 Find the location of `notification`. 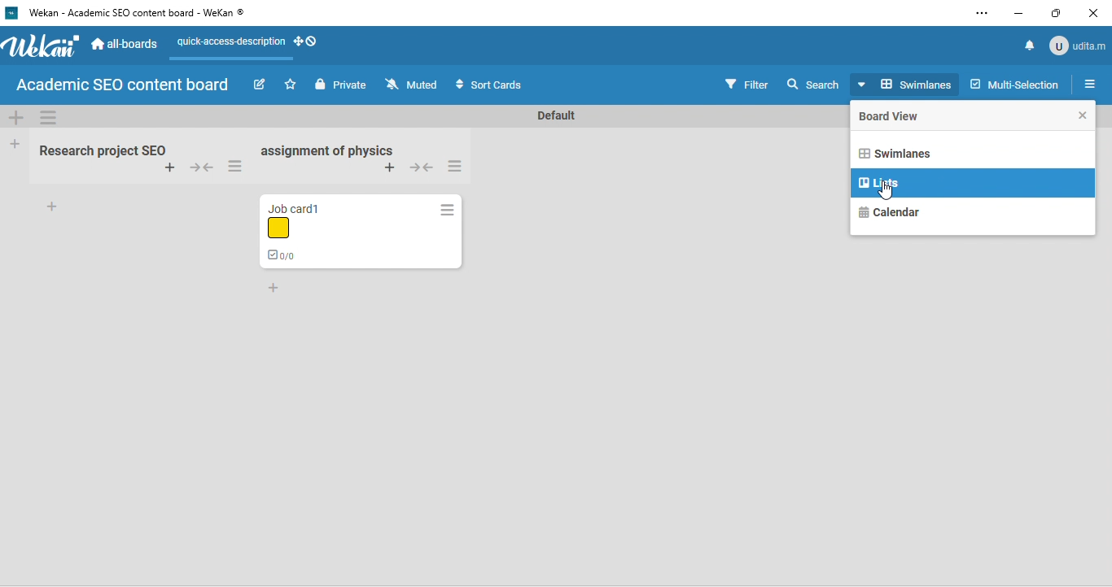

notification is located at coordinates (1031, 45).